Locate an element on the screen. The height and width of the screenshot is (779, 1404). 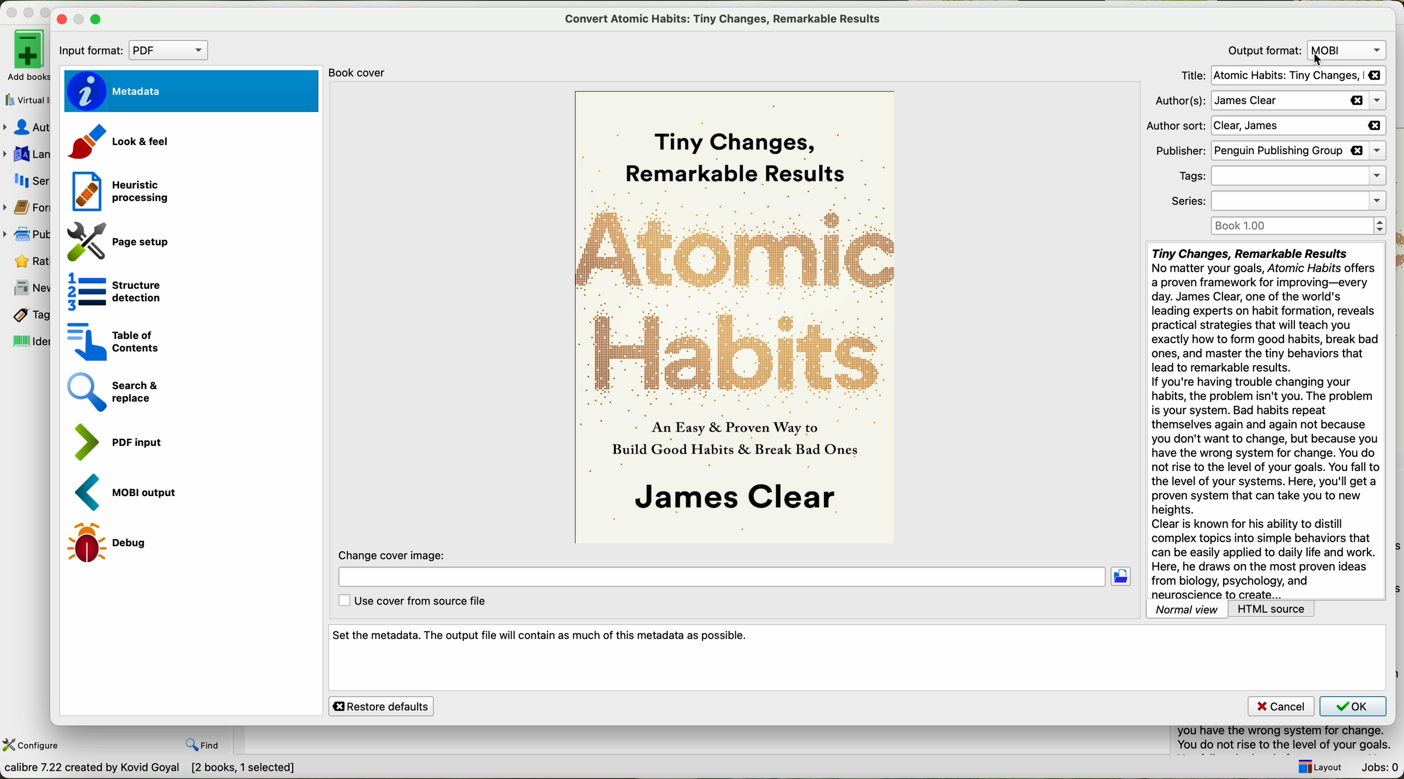
maximize is located at coordinates (98, 21).